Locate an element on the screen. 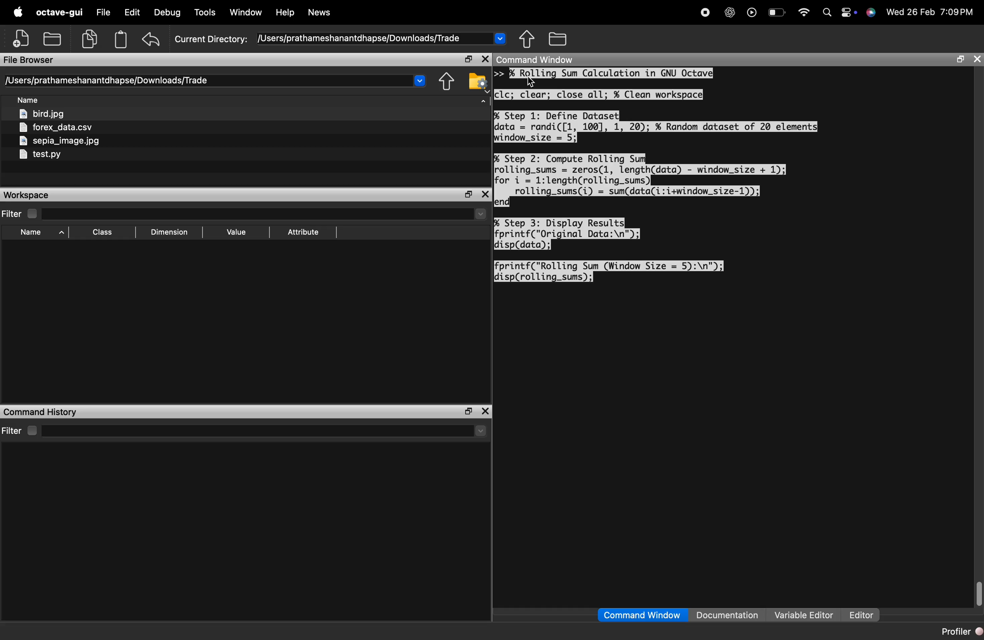 The height and width of the screenshot is (640, 984). current directory is located at coordinates (341, 38).